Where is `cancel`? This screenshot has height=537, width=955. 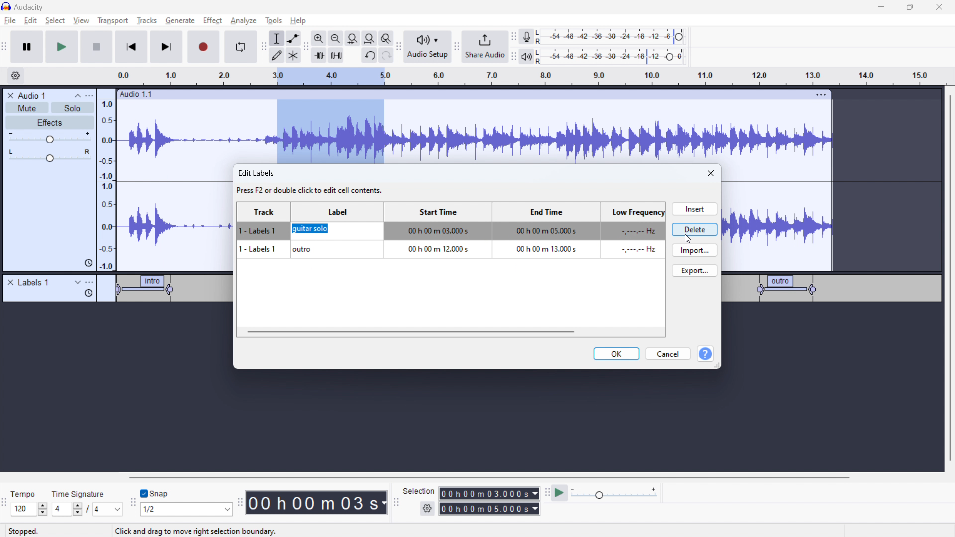
cancel is located at coordinates (668, 354).